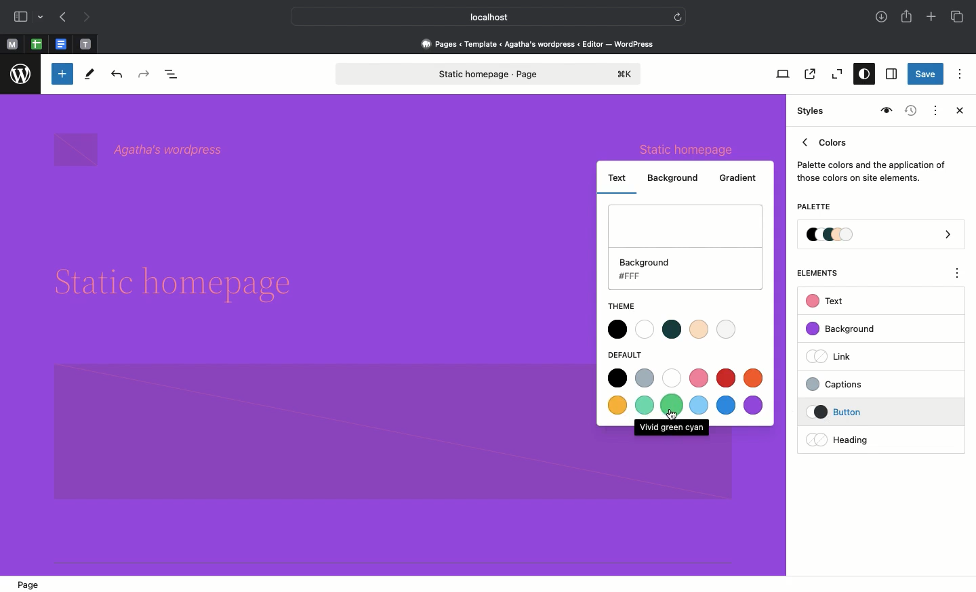 This screenshot has width=976, height=592. What do you see at coordinates (87, 18) in the screenshot?
I see `Next page` at bounding box center [87, 18].